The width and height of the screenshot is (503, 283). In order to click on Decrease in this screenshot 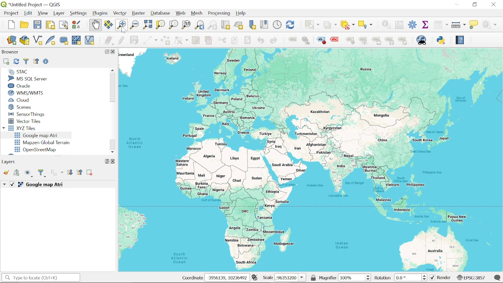, I will do `click(426, 279)`.